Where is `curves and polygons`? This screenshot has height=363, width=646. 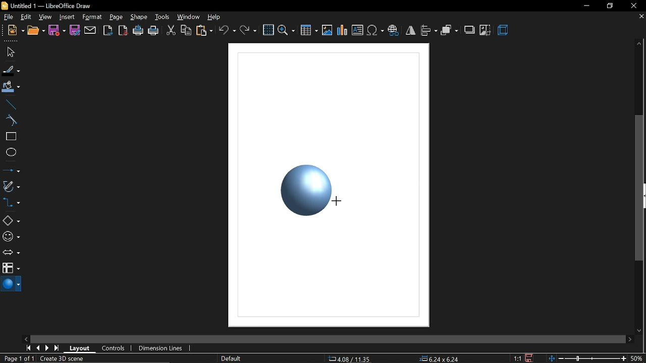
curves and polygons is located at coordinates (11, 185).